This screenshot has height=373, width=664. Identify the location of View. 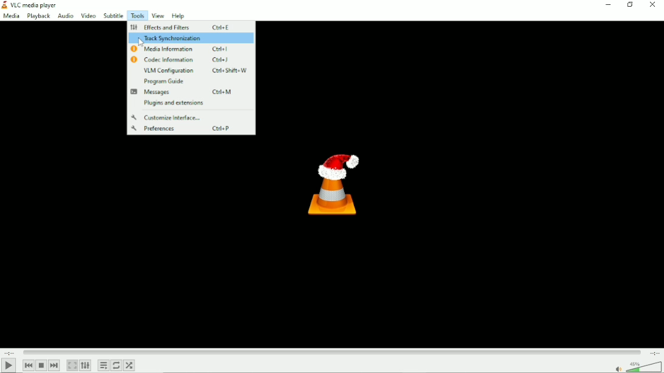
(159, 16).